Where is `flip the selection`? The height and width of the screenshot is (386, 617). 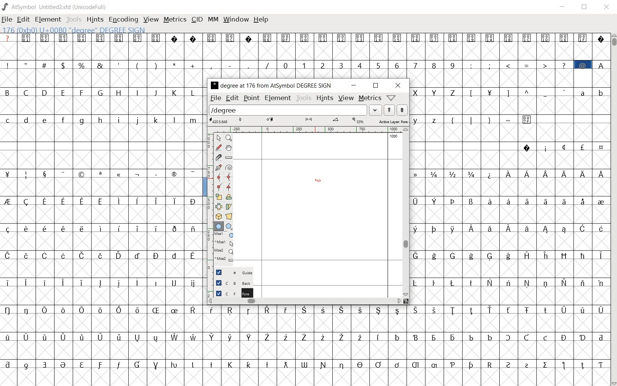 flip the selection is located at coordinates (218, 207).